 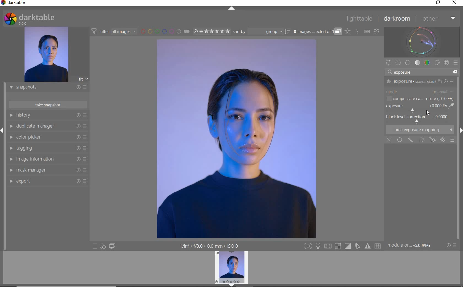 What do you see at coordinates (411, 140) in the screenshot?
I see `MASK OPTION` at bounding box center [411, 140].